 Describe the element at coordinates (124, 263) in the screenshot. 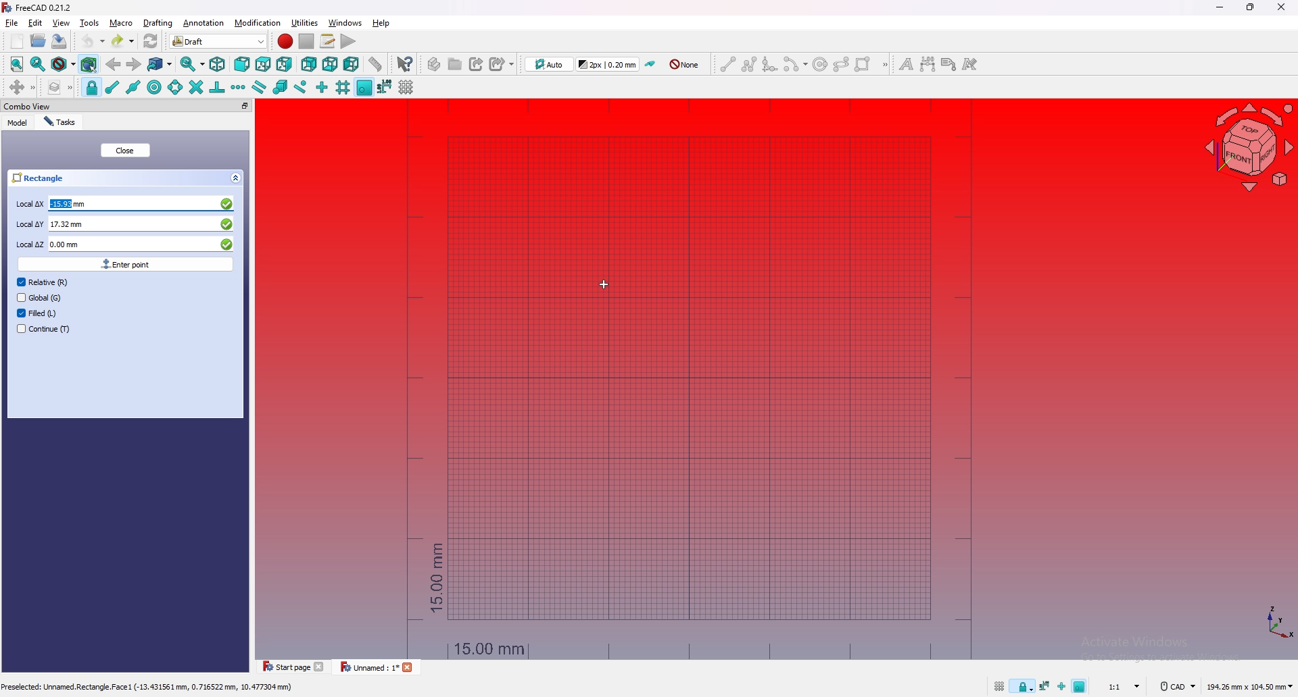

I see `enter point` at that location.